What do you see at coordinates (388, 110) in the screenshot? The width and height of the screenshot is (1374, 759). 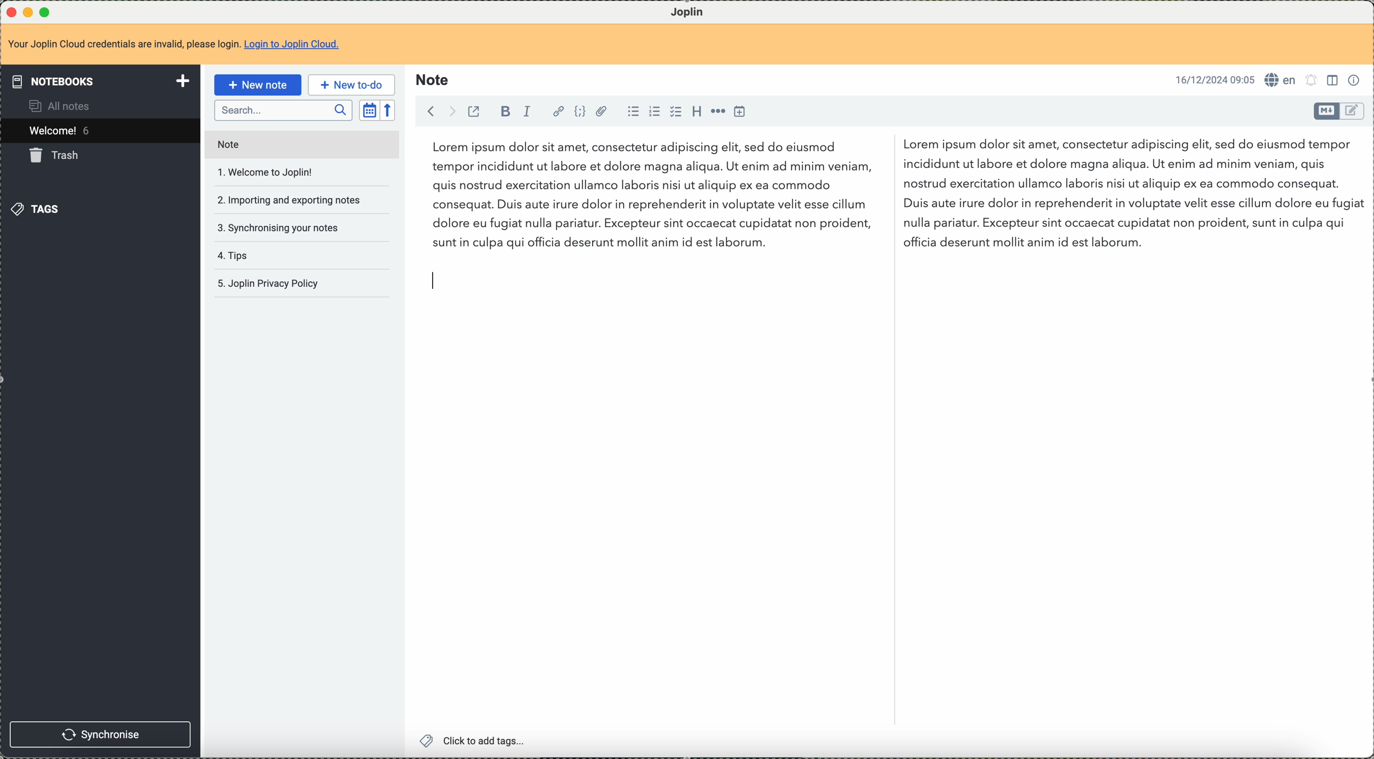 I see `reverse sort order` at bounding box center [388, 110].